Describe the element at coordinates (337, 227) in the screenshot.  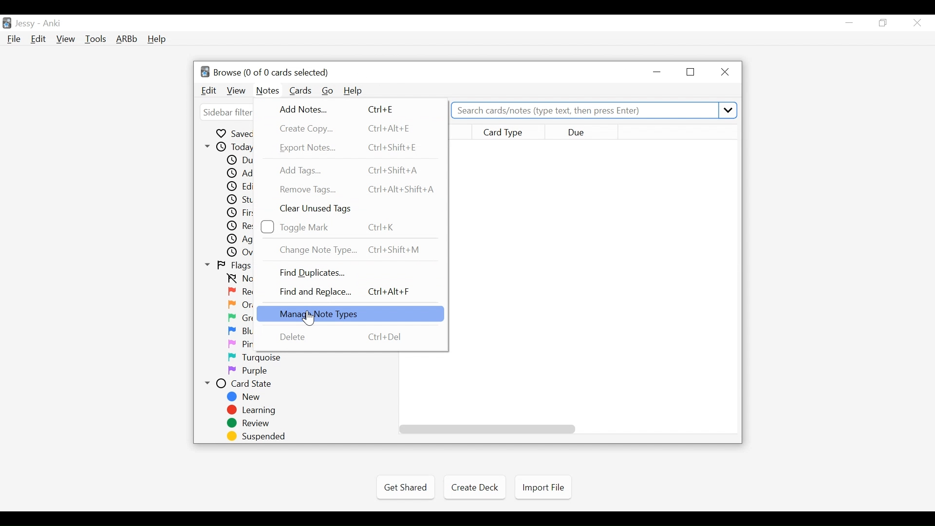
I see `Toggle Mark` at that location.